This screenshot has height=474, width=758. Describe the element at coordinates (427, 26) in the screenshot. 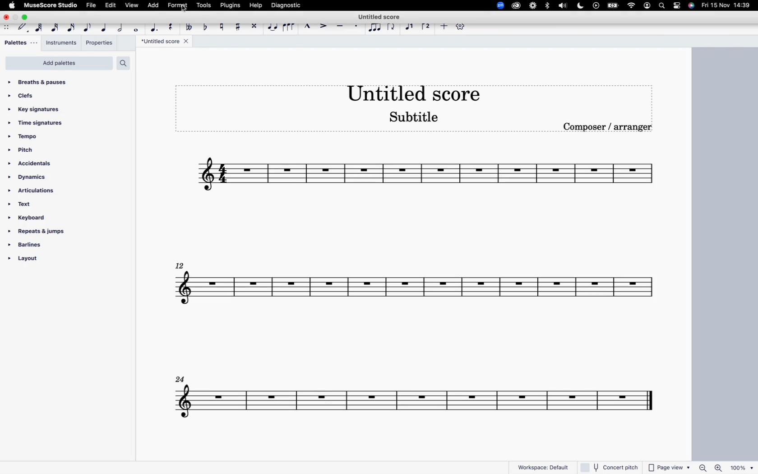

I see `voice 2` at that location.